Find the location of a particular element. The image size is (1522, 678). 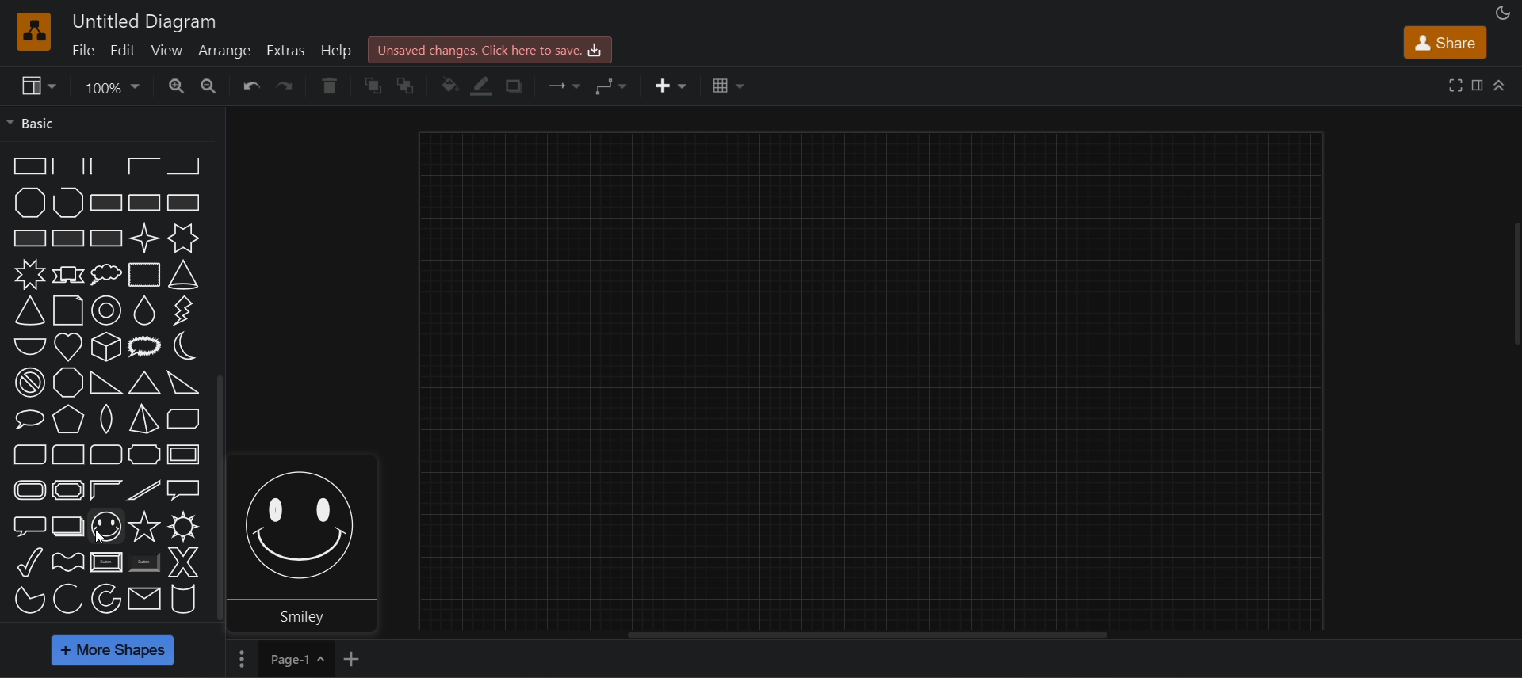

rectangular callout is located at coordinates (184, 489).